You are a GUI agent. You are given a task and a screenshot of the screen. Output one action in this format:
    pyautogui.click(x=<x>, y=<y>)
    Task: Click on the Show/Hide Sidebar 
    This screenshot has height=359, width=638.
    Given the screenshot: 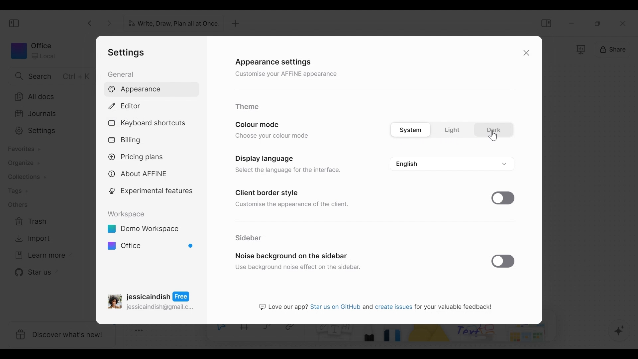 What is the action you would take?
    pyautogui.click(x=547, y=22)
    